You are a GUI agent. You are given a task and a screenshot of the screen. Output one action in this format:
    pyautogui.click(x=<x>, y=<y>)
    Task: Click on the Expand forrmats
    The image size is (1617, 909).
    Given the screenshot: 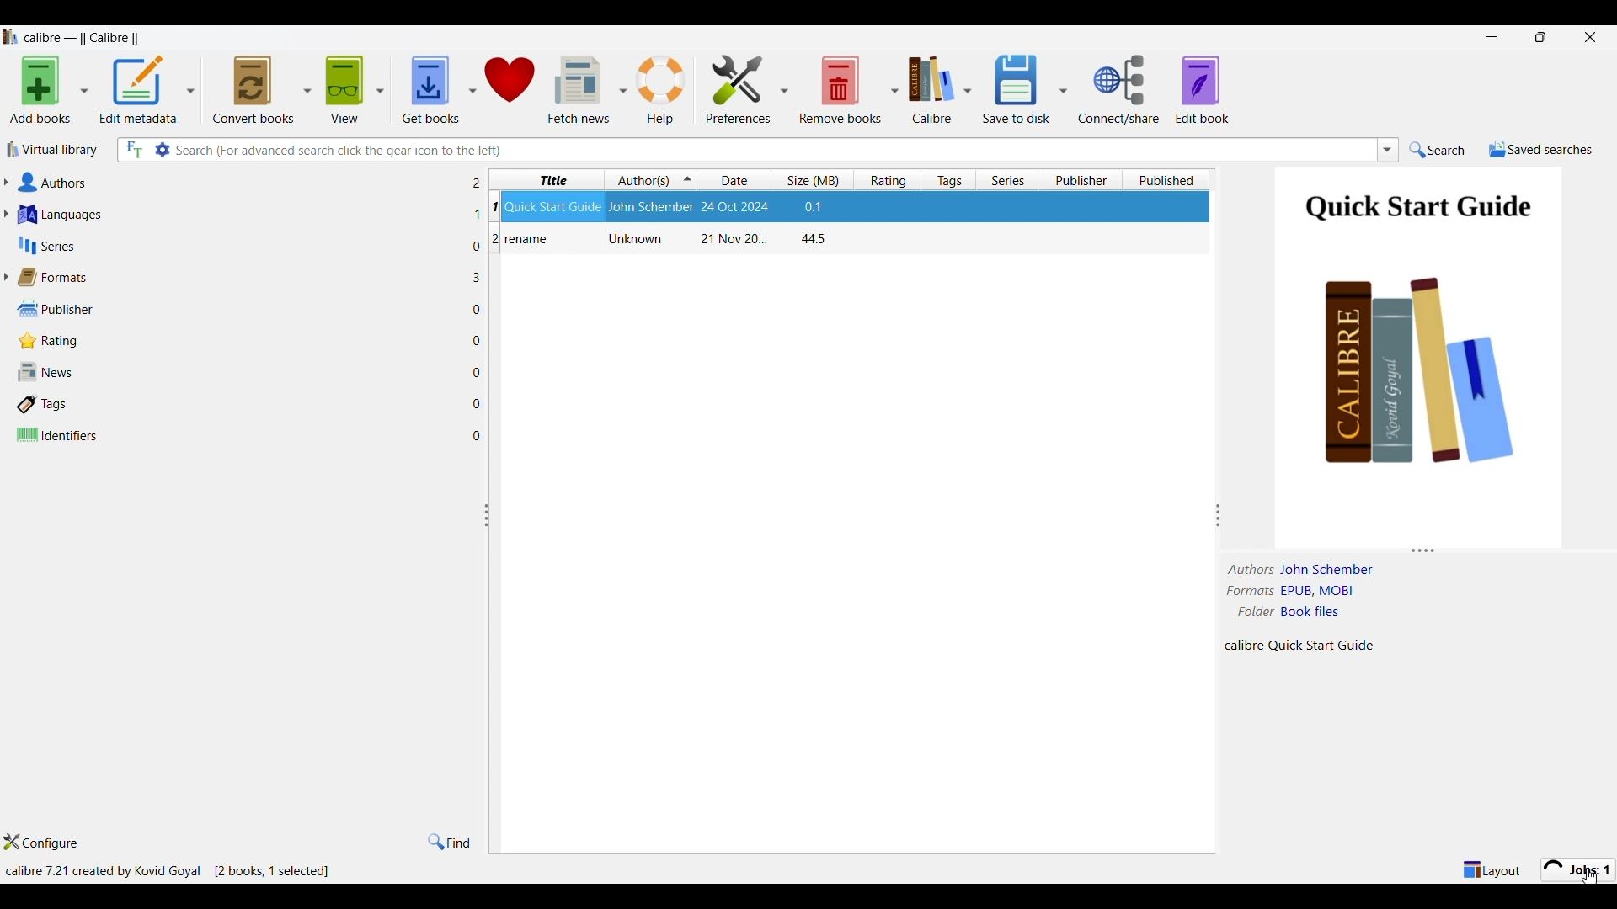 What is the action you would take?
    pyautogui.click(x=5, y=277)
    